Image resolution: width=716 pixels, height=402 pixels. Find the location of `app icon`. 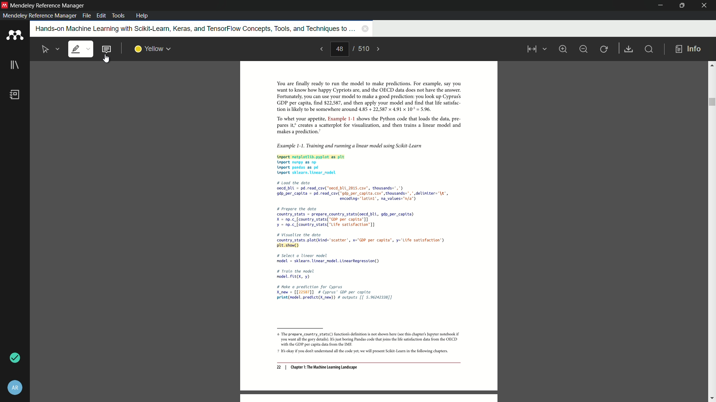

app icon is located at coordinates (15, 35).